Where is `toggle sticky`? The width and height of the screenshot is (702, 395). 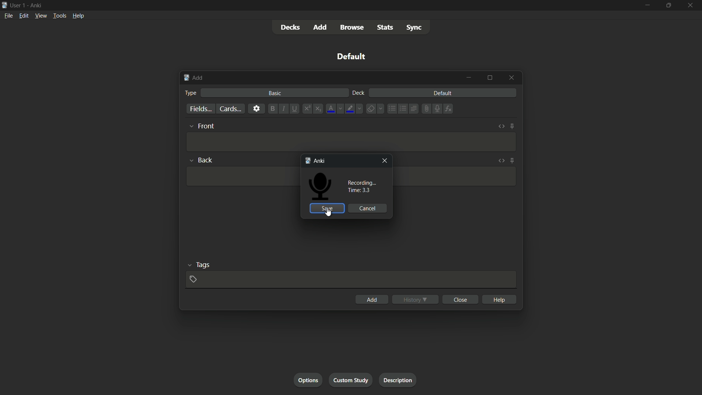
toggle sticky is located at coordinates (512, 161).